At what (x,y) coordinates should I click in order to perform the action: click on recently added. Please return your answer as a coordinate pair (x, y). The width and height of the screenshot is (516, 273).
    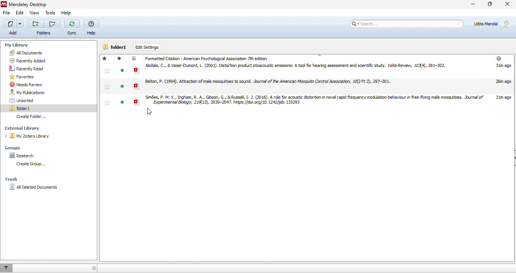
    Looking at the image, I should click on (25, 60).